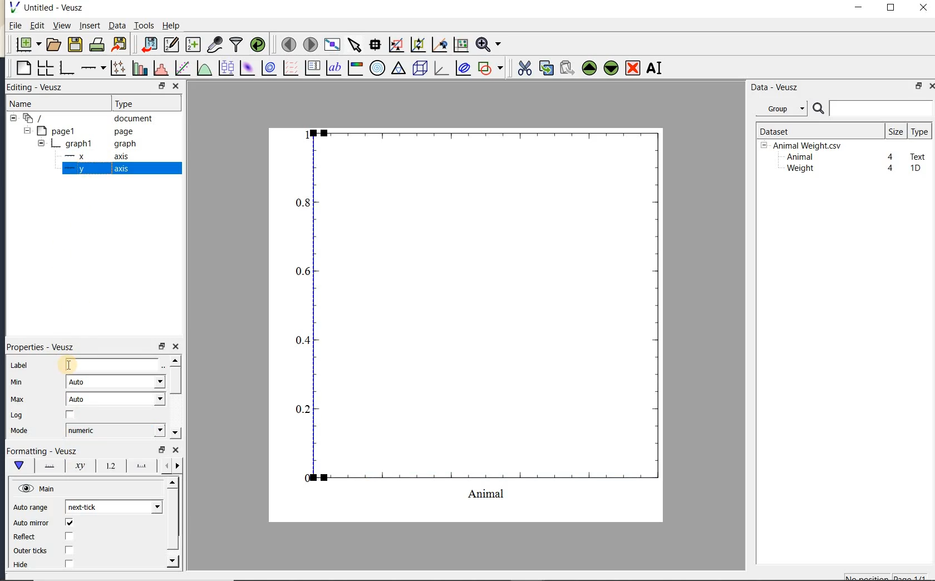 The height and width of the screenshot is (581, 935). Describe the element at coordinates (440, 45) in the screenshot. I see `click to recenter graph axes` at that location.